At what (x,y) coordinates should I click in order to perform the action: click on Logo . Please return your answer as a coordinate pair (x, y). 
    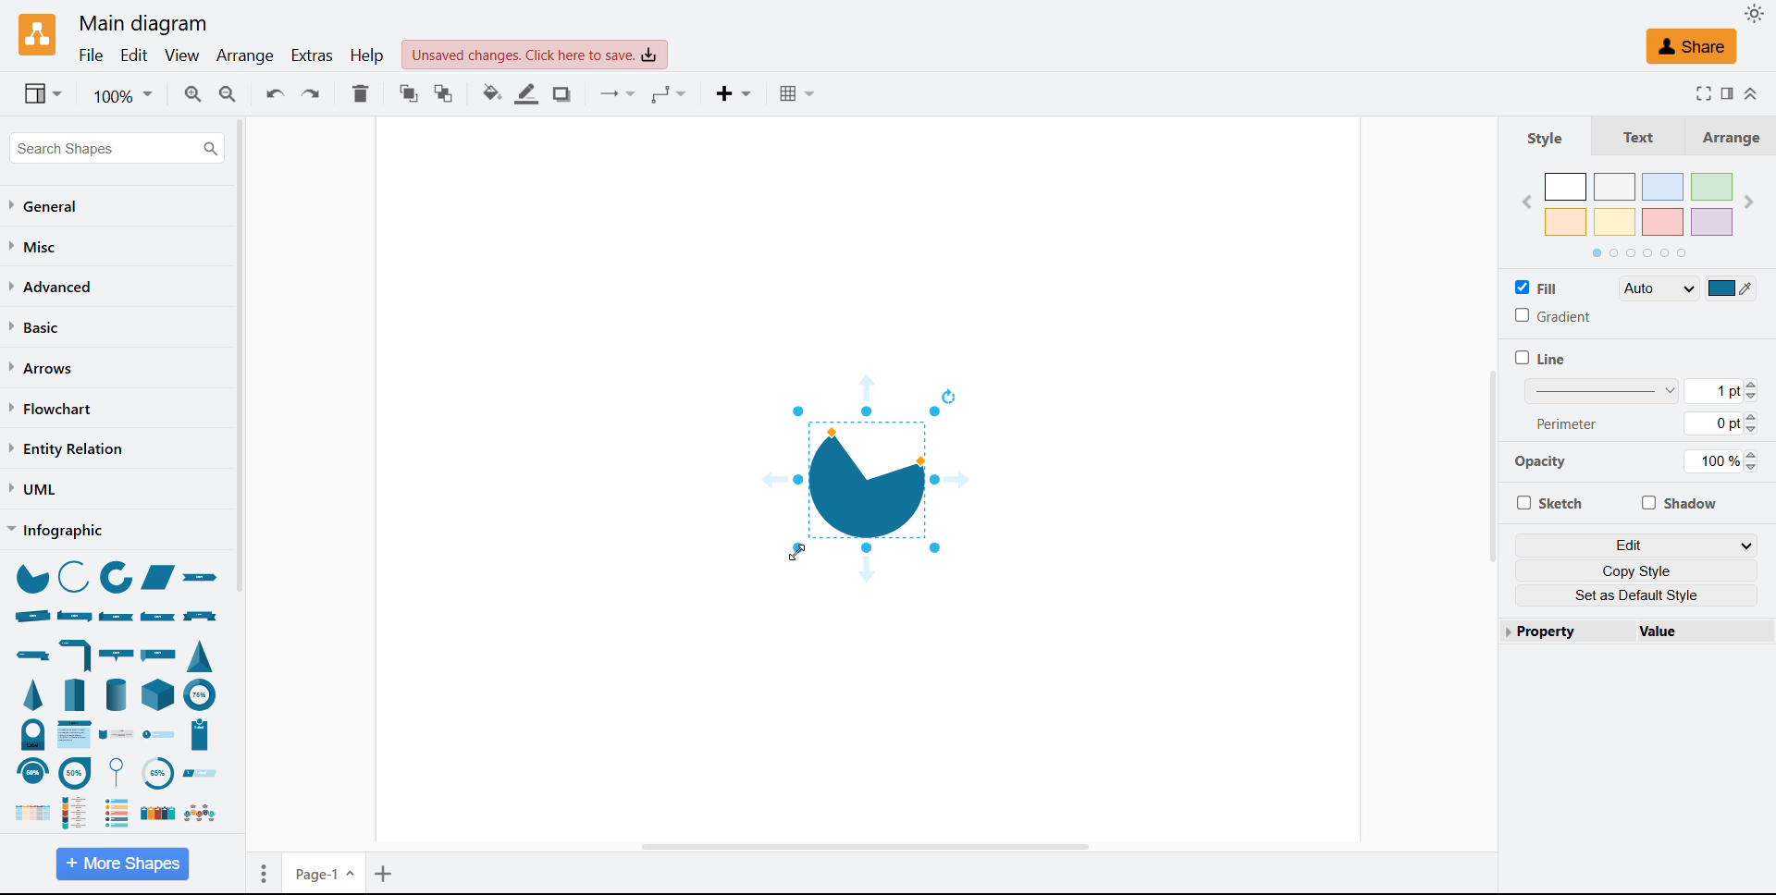
    Looking at the image, I should click on (39, 36).